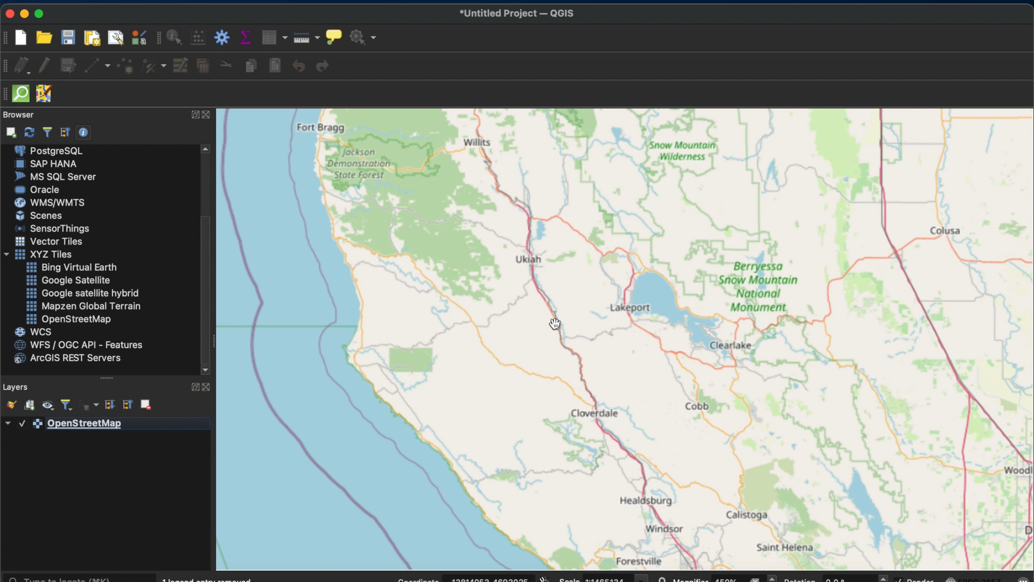 The height and width of the screenshot is (582, 1034). Describe the element at coordinates (23, 66) in the screenshot. I see `current edits` at that location.